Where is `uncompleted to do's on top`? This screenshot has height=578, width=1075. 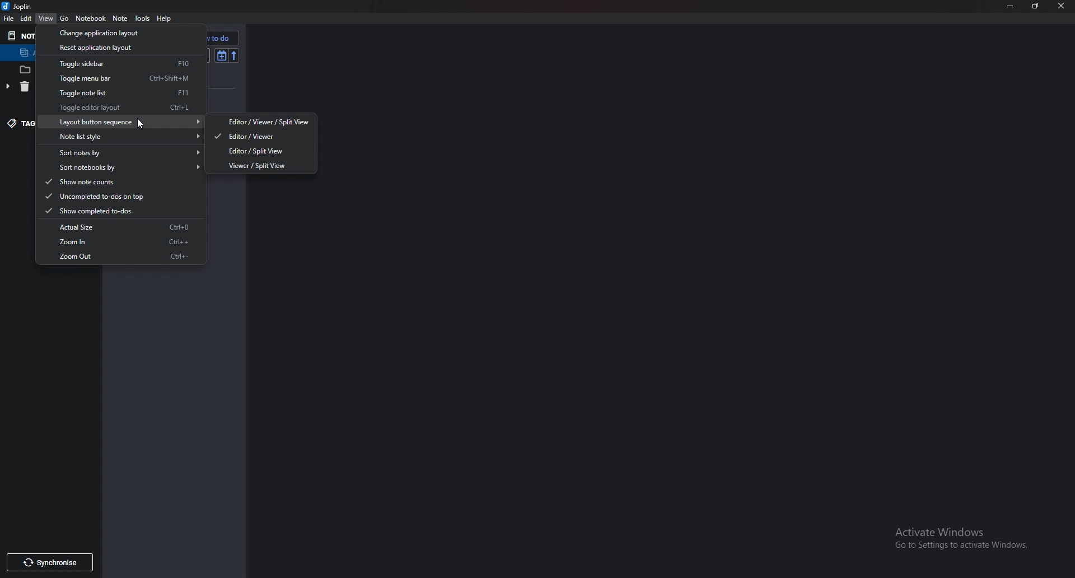
uncompleted to do's on top is located at coordinates (113, 196).